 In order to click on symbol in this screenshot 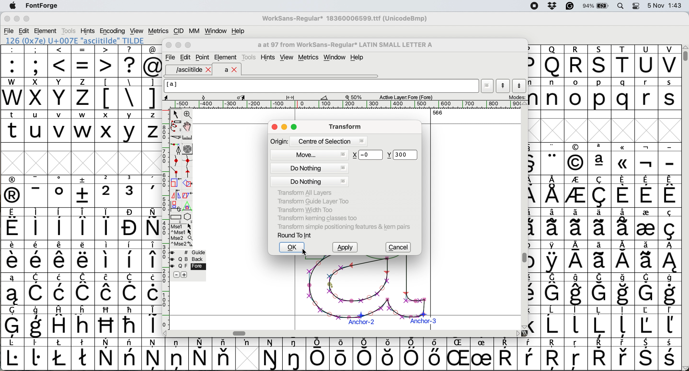, I will do `click(576, 192)`.